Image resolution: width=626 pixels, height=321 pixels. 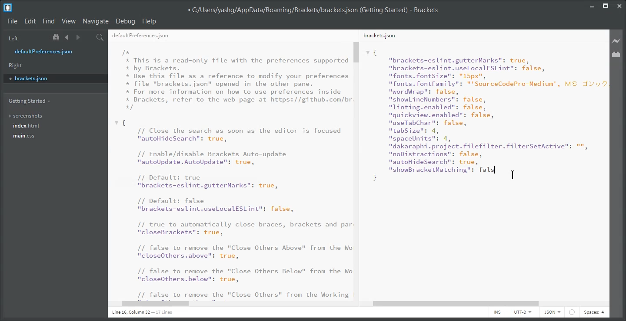 What do you see at coordinates (553, 312) in the screenshot?
I see `JSON` at bounding box center [553, 312].